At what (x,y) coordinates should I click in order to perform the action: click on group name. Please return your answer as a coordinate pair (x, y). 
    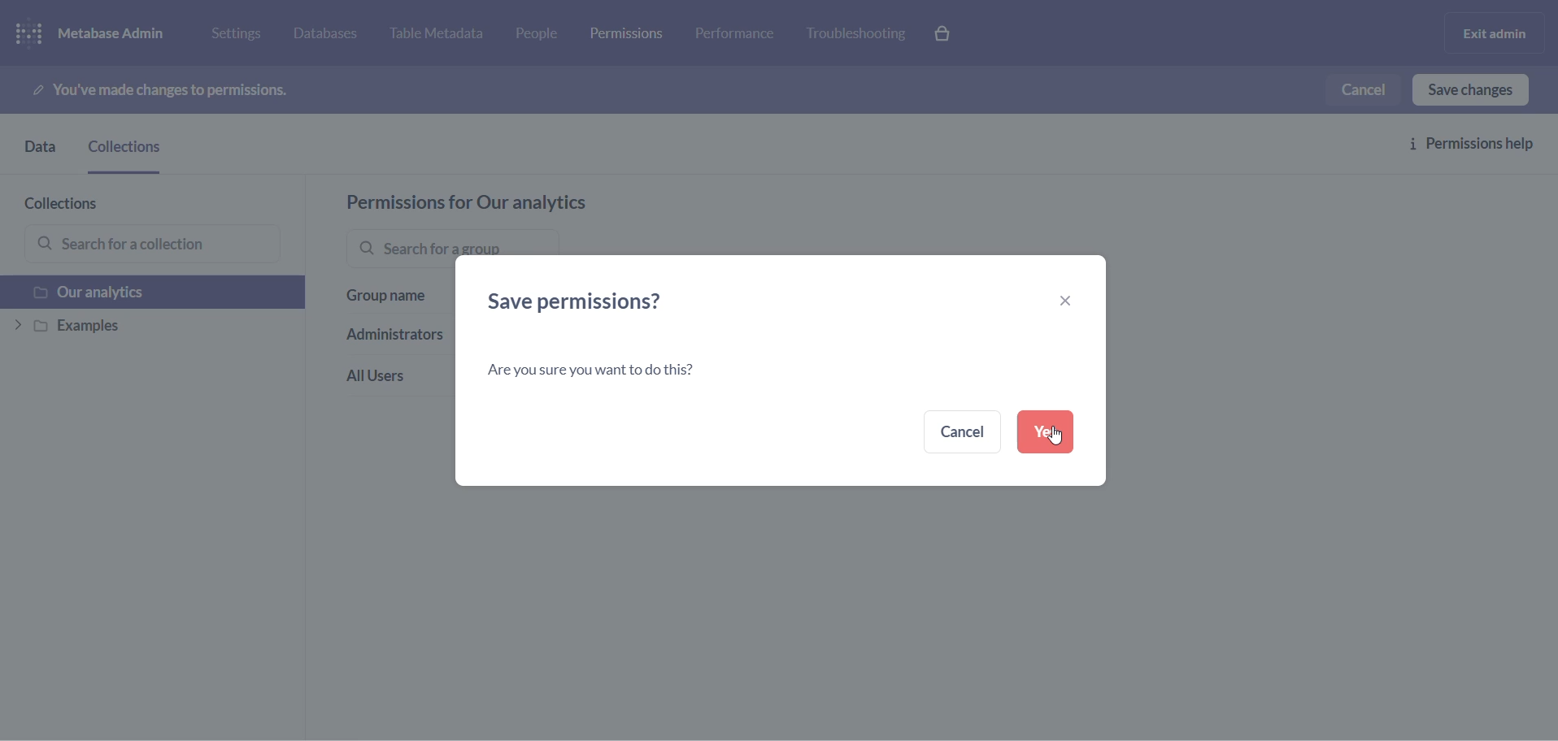
    Looking at the image, I should click on (388, 303).